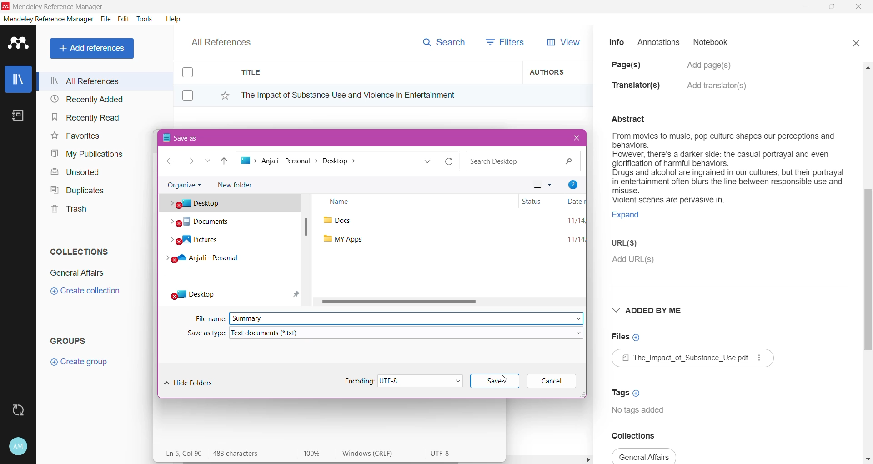 This screenshot has height=464, width=873. I want to click on Previous locations, so click(429, 161).